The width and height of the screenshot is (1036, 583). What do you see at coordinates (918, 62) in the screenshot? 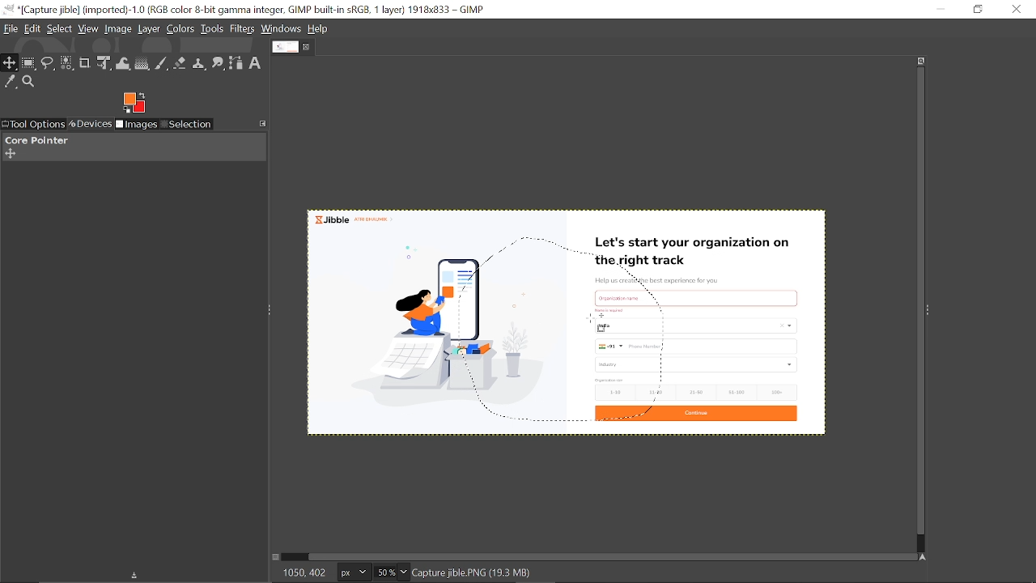
I see `Zoom when window size changes` at bounding box center [918, 62].